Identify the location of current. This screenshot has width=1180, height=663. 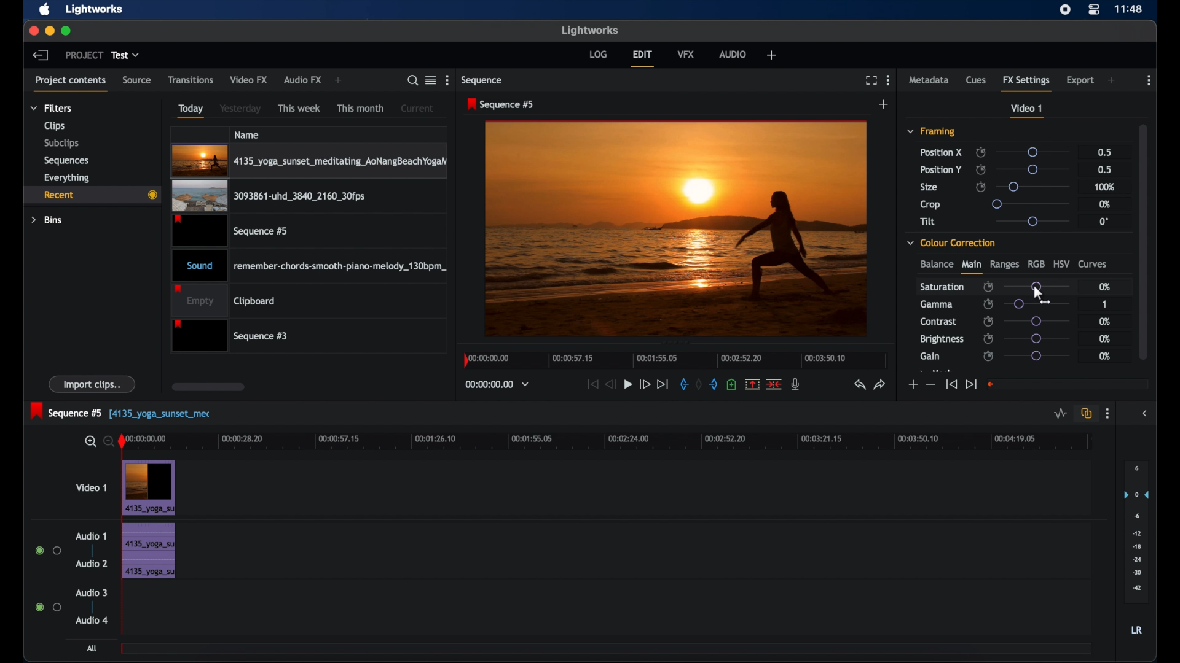
(417, 107).